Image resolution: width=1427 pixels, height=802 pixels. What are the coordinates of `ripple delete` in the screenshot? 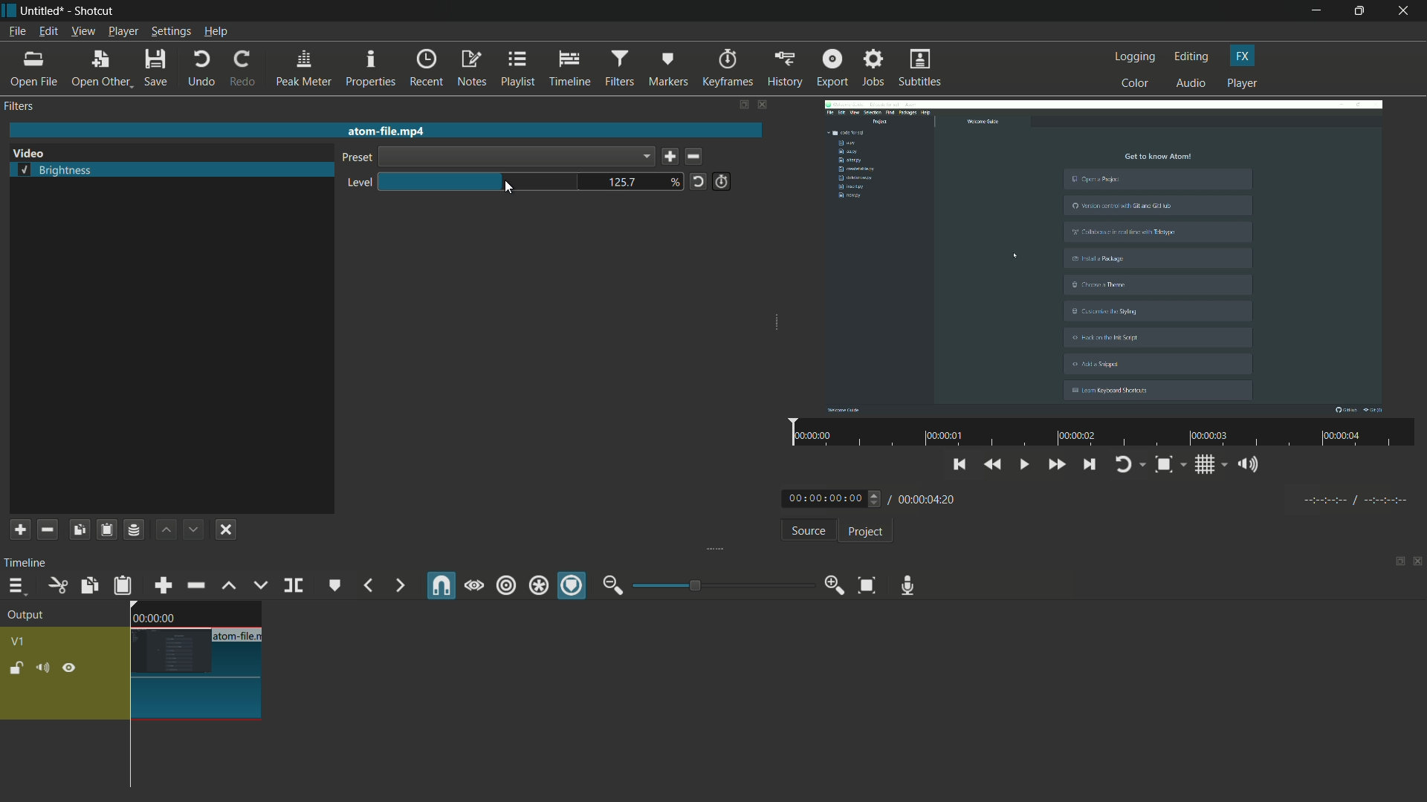 It's located at (195, 586).